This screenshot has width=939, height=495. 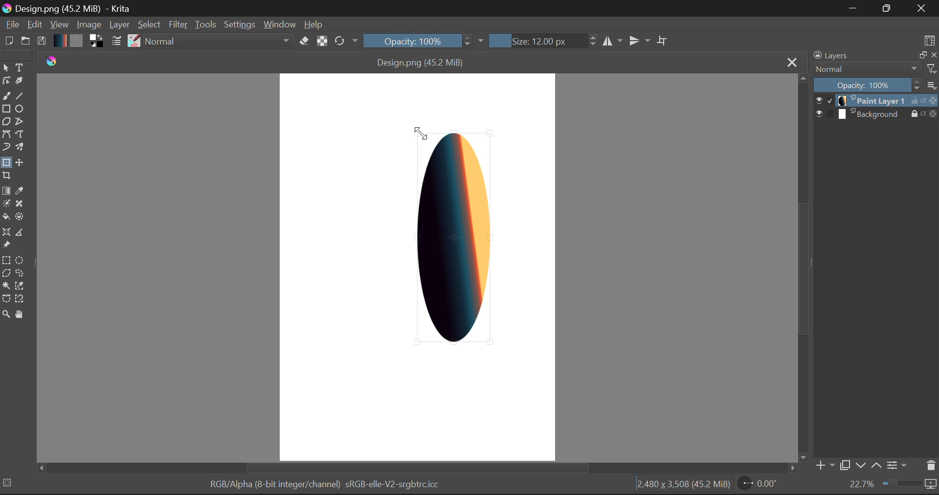 What do you see at coordinates (88, 24) in the screenshot?
I see `Image` at bounding box center [88, 24].